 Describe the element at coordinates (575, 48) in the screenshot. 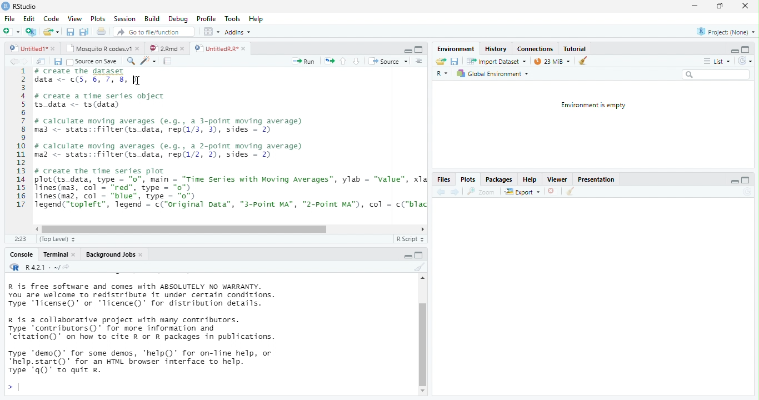

I see `Tutorial` at that location.